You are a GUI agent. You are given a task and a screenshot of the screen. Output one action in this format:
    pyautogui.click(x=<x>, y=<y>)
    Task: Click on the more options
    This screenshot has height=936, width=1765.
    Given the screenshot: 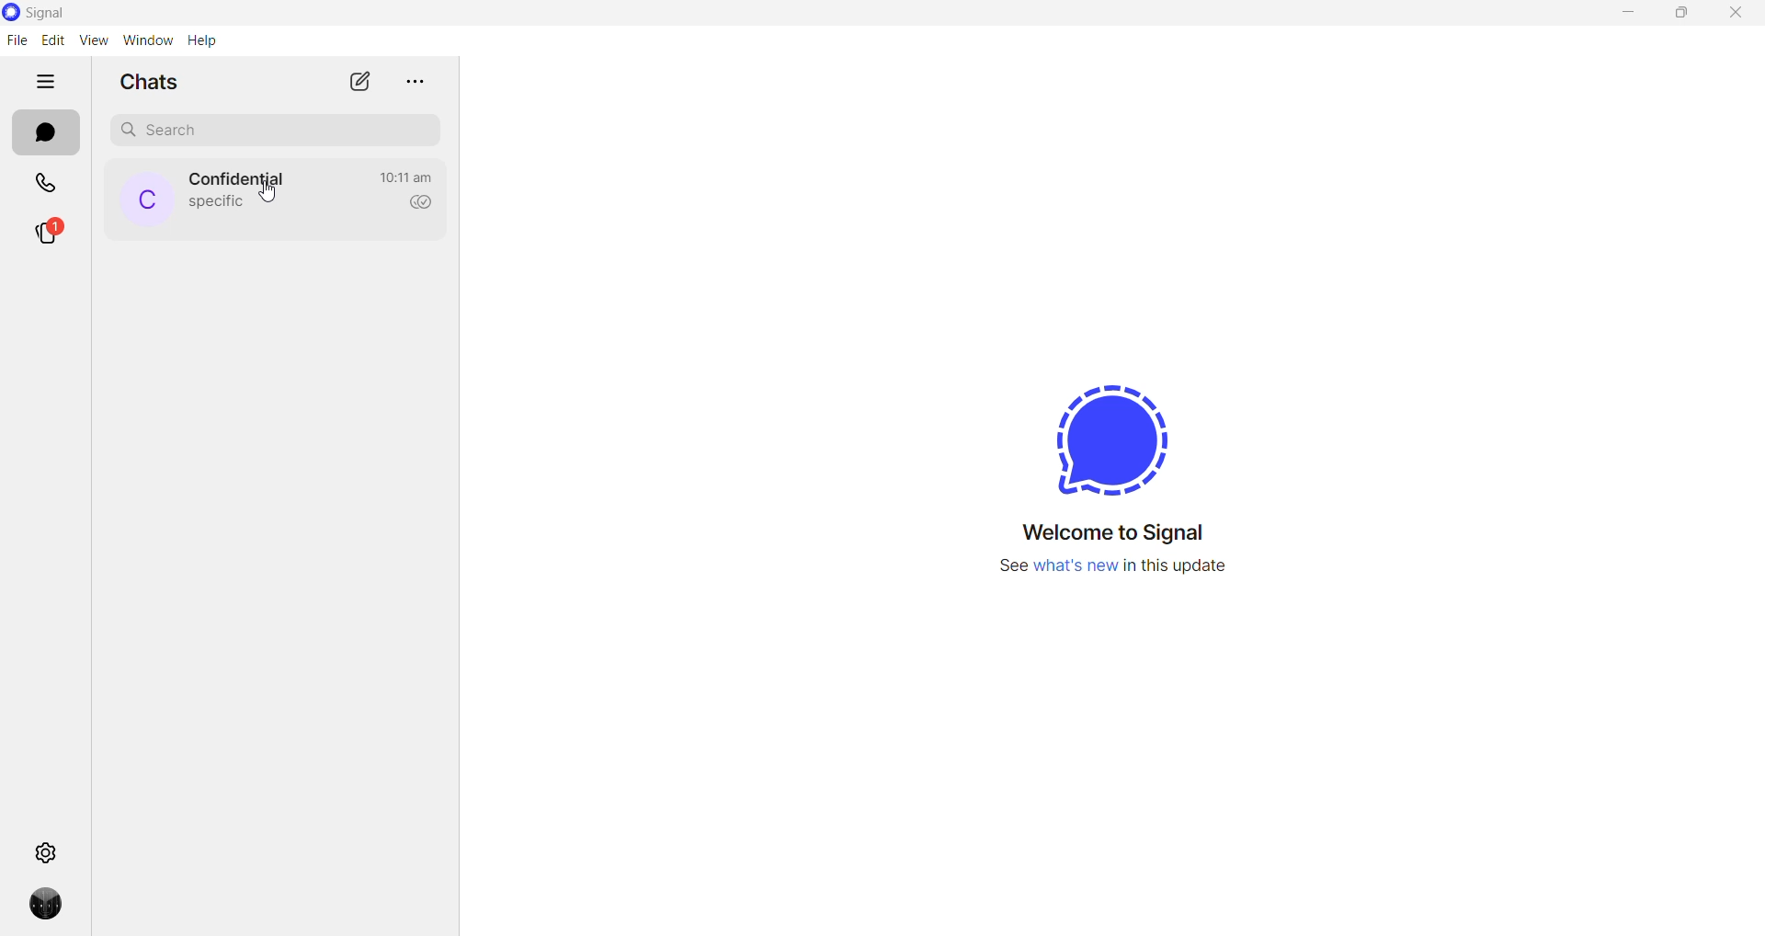 What is the action you would take?
    pyautogui.click(x=416, y=80)
    